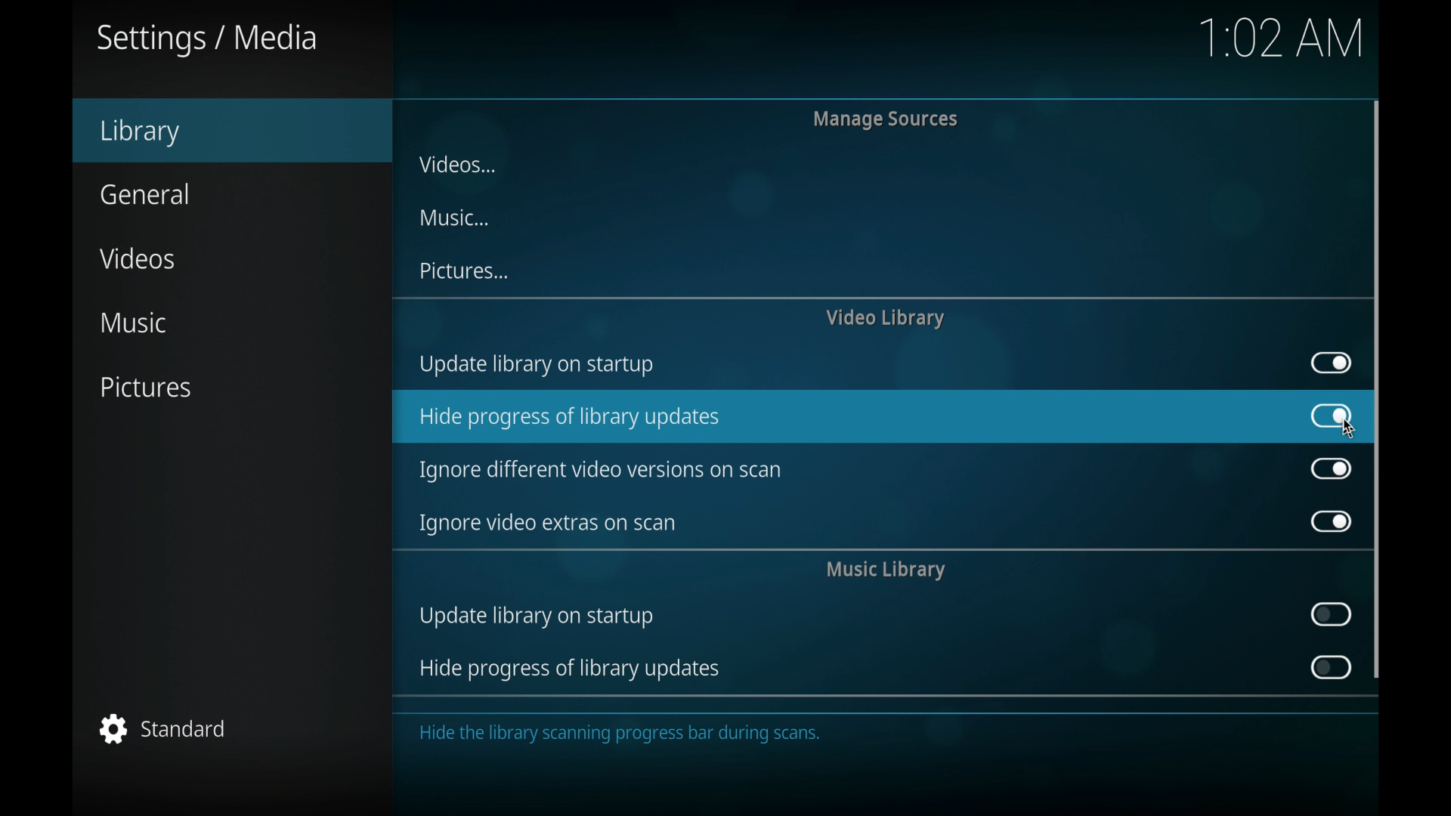 The width and height of the screenshot is (1451, 816). I want to click on ignore different video versions on scan, so click(599, 471).